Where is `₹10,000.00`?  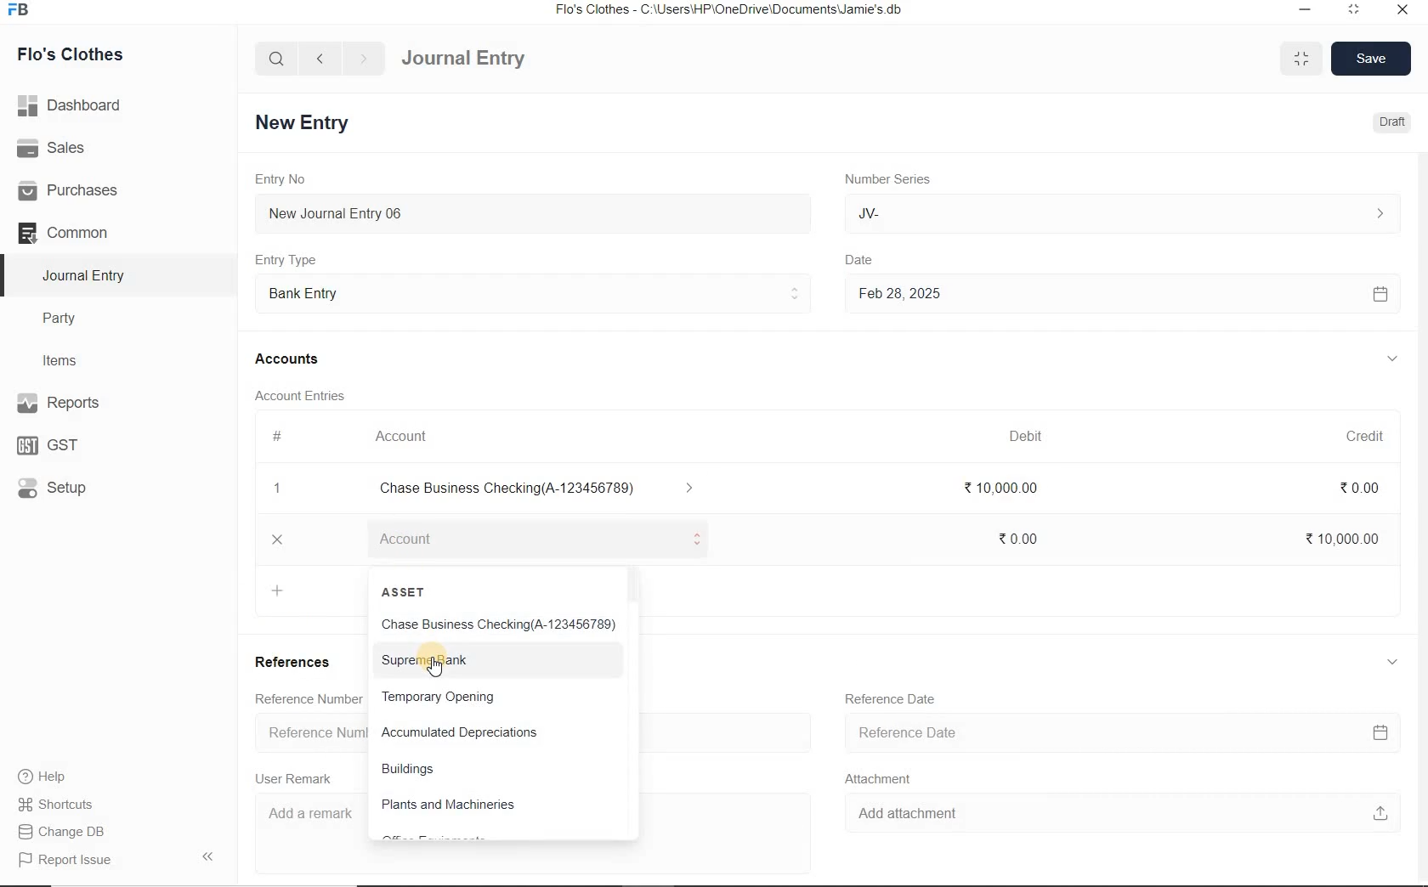
₹10,000.00 is located at coordinates (1337, 537).